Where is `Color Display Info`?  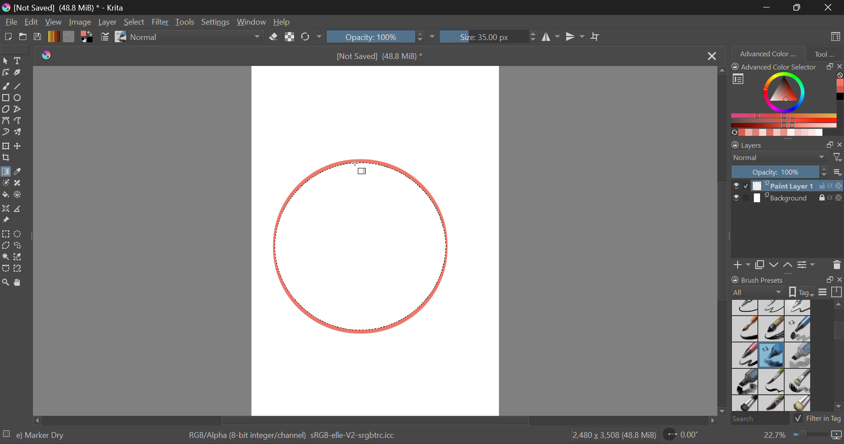 Color Display Info is located at coordinates (295, 437).